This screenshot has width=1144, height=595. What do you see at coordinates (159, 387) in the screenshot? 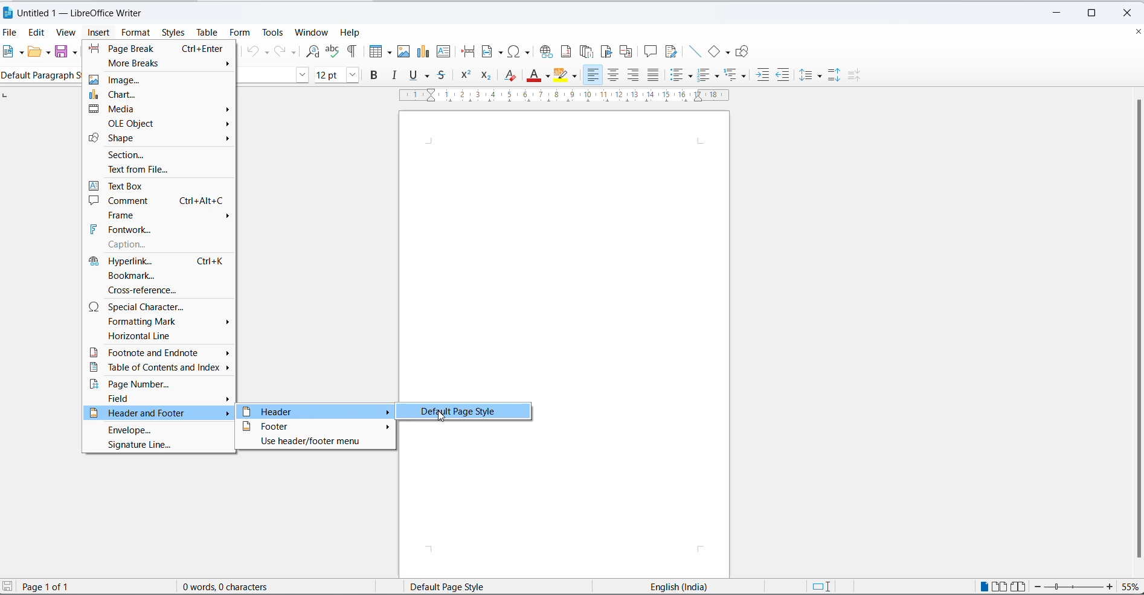
I see `page number ` at bounding box center [159, 387].